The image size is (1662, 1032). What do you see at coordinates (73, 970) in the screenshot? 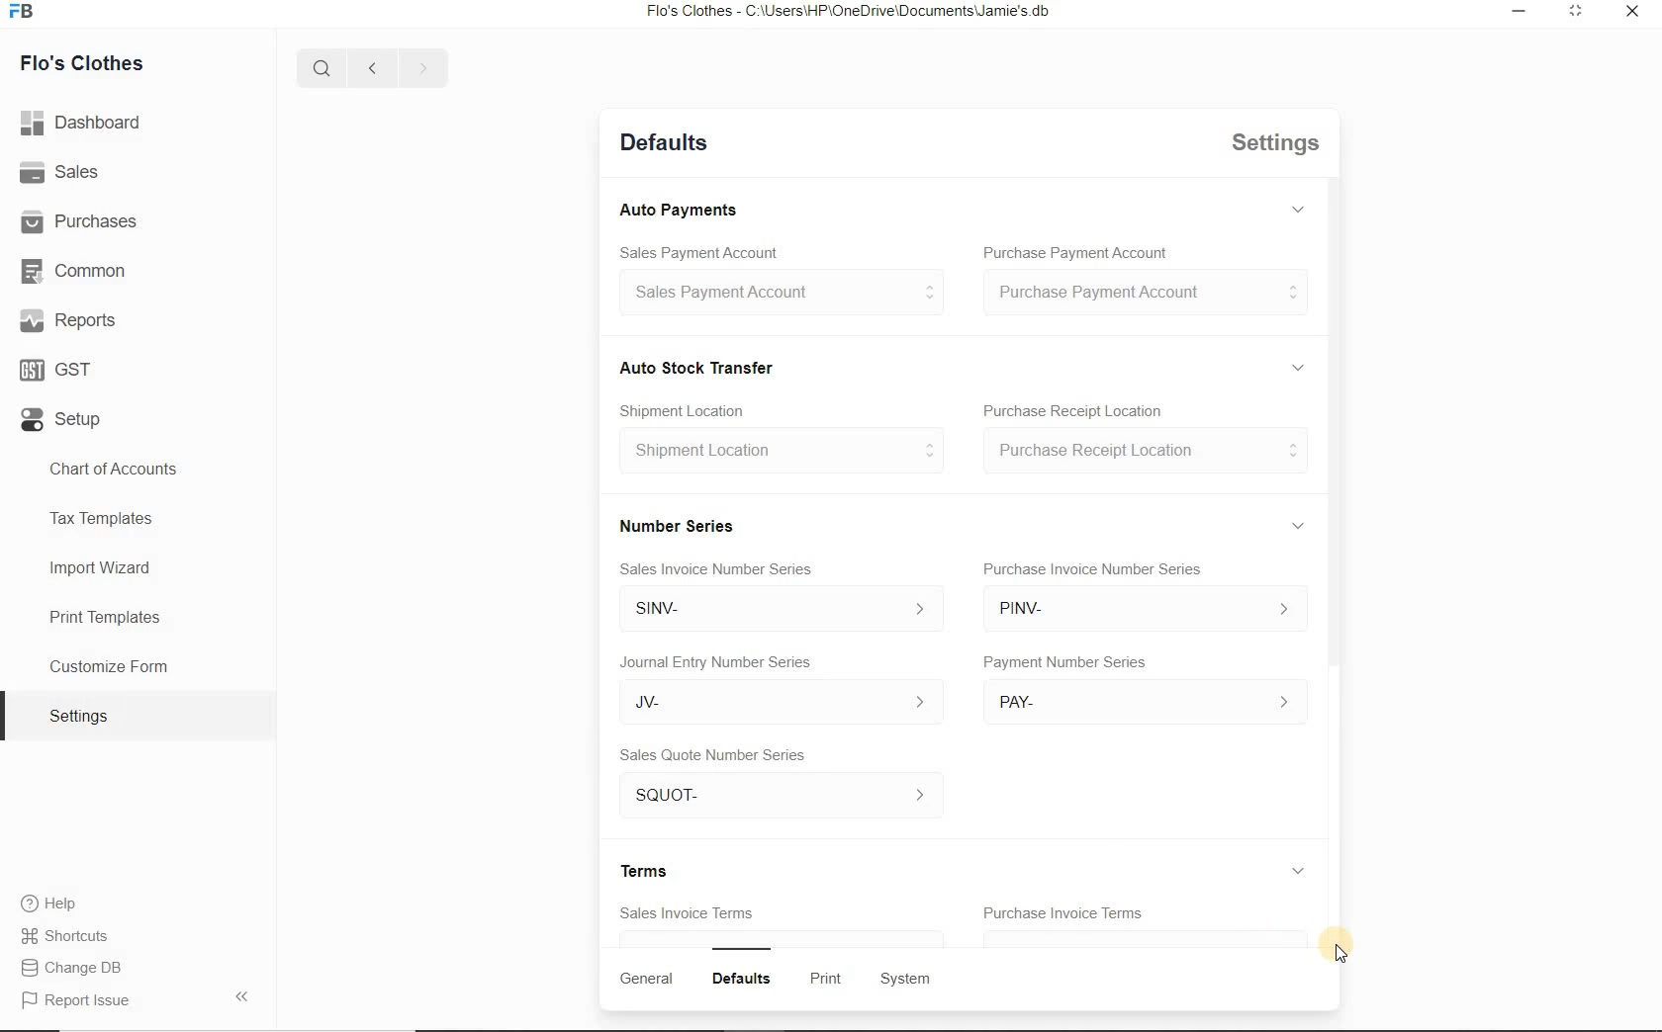
I see `Change DB` at bounding box center [73, 970].